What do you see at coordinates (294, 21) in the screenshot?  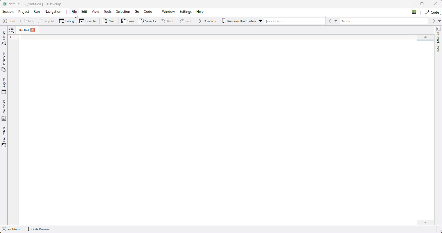 I see `Quick Open` at bounding box center [294, 21].